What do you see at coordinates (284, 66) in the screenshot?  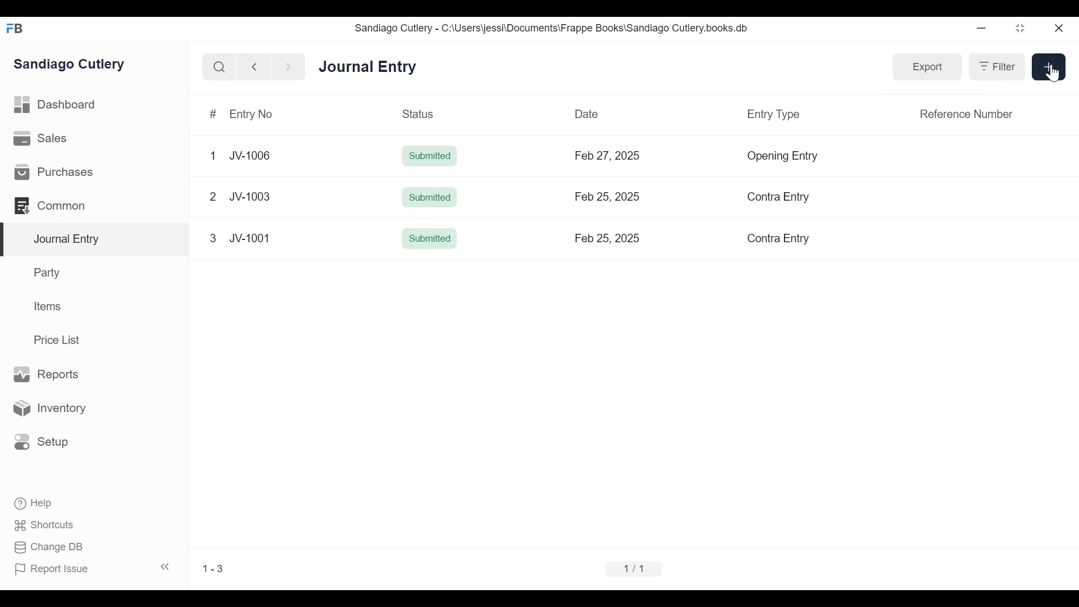 I see `next` at bounding box center [284, 66].